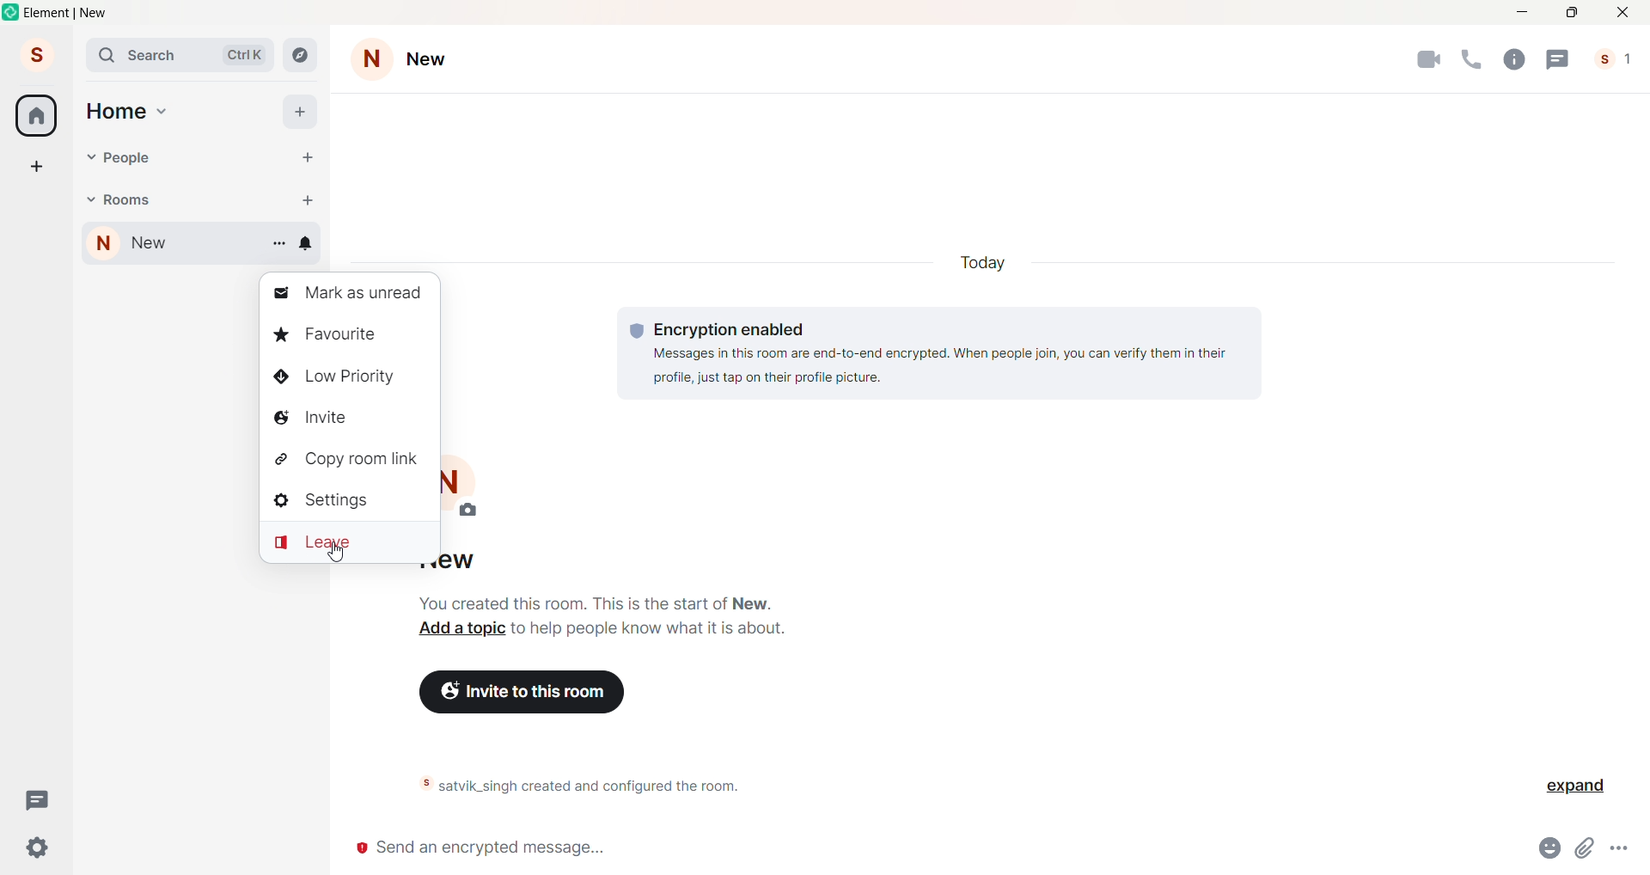  I want to click on Leave, so click(348, 545).